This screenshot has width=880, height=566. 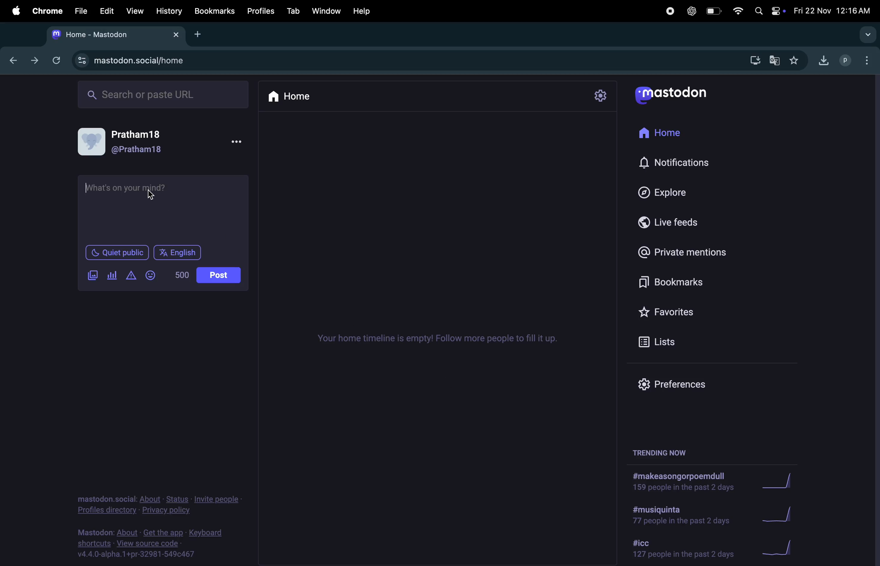 I want to click on profile, so click(x=843, y=61).